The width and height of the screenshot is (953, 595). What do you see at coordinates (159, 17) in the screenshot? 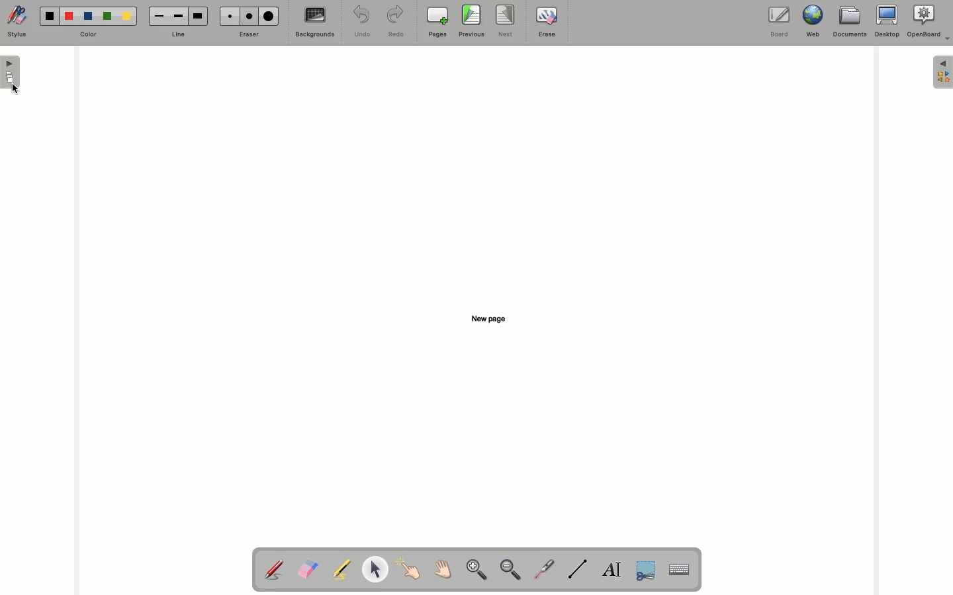
I see `Small line` at bounding box center [159, 17].